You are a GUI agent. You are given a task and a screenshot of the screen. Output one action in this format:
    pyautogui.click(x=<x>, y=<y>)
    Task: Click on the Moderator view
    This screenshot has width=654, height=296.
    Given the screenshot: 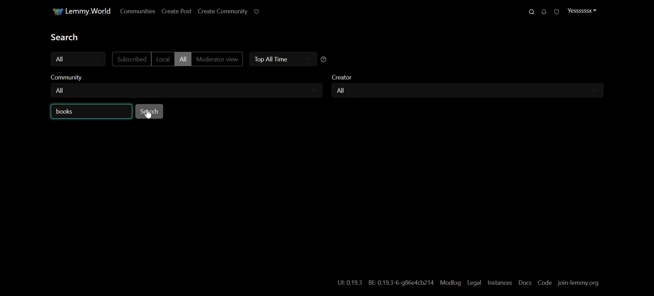 What is the action you would take?
    pyautogui.click(x=218, y=59)
    